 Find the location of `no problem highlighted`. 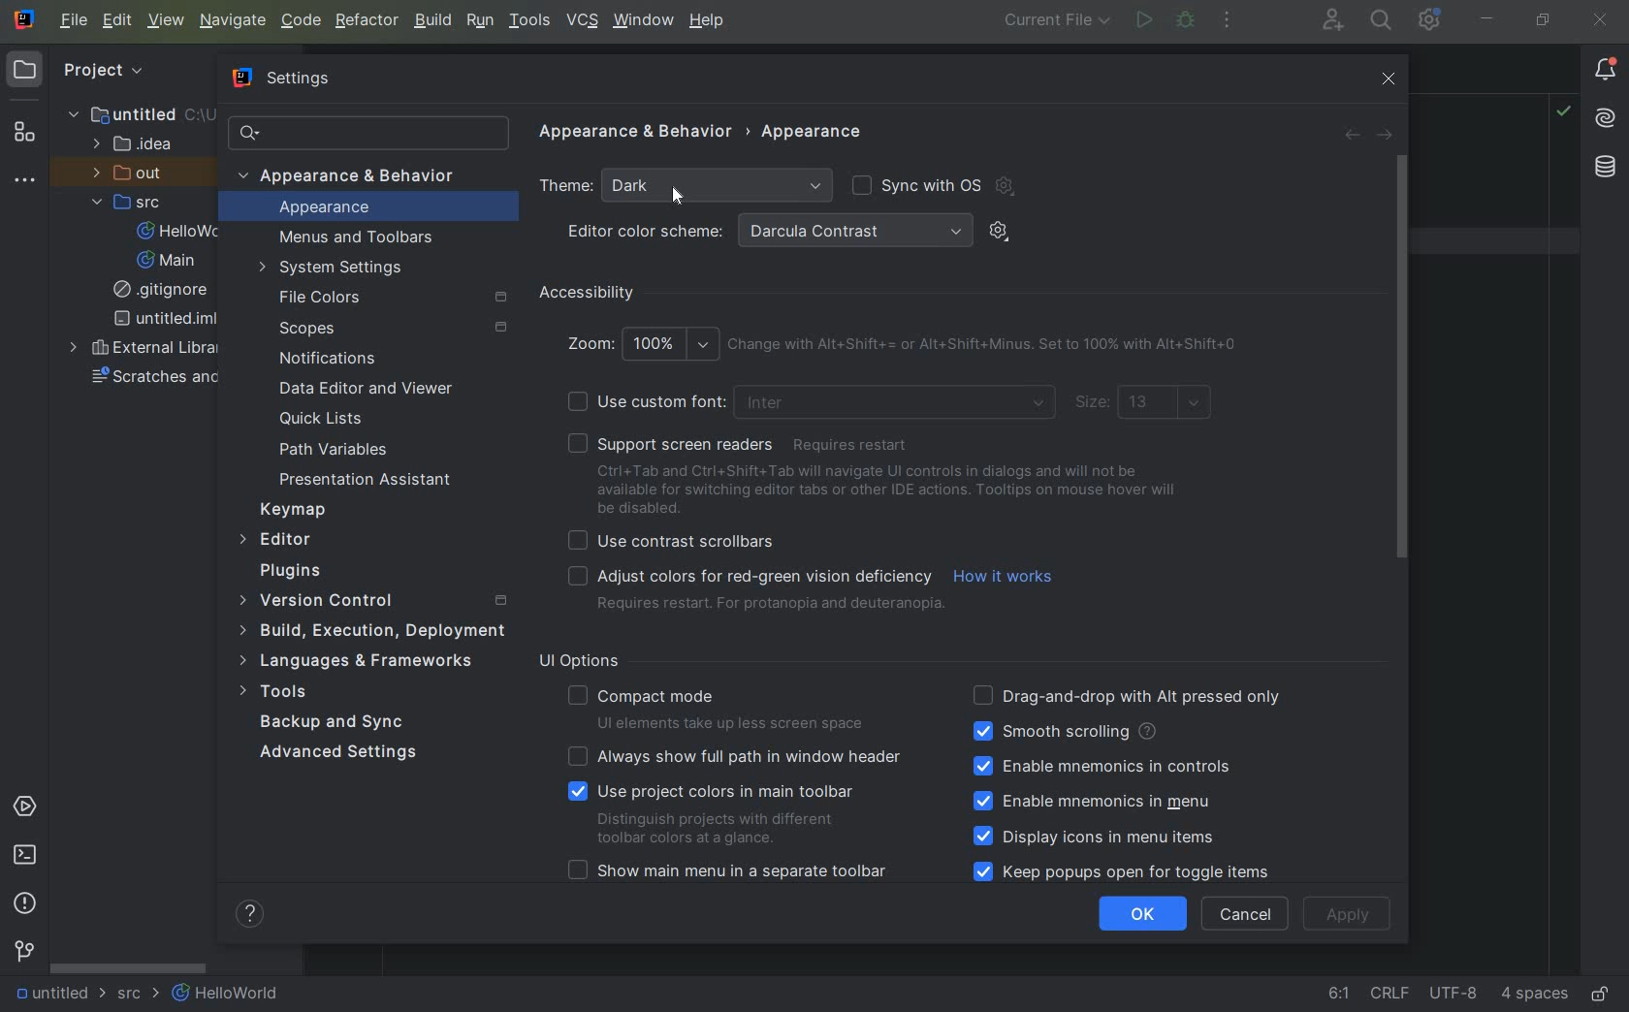

no problem highlighted is located at coordinates (1563, 110).